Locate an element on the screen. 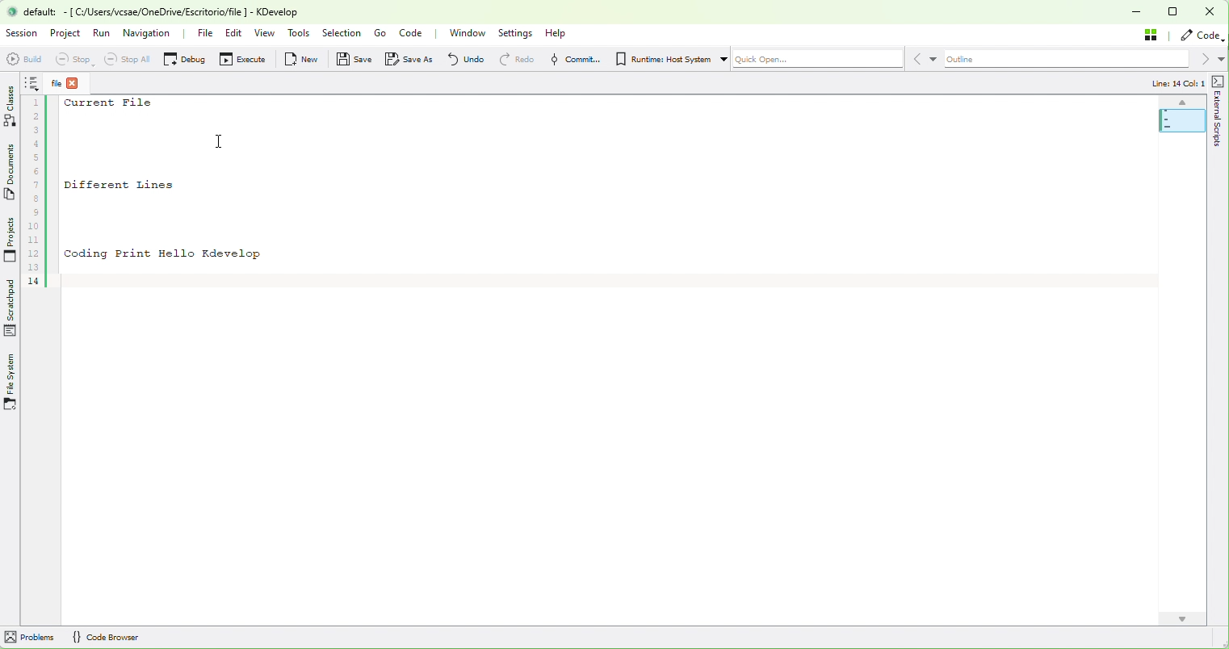 This screenshot has height=649, width=1229. external scripts is located at coordinates (1217, 149).